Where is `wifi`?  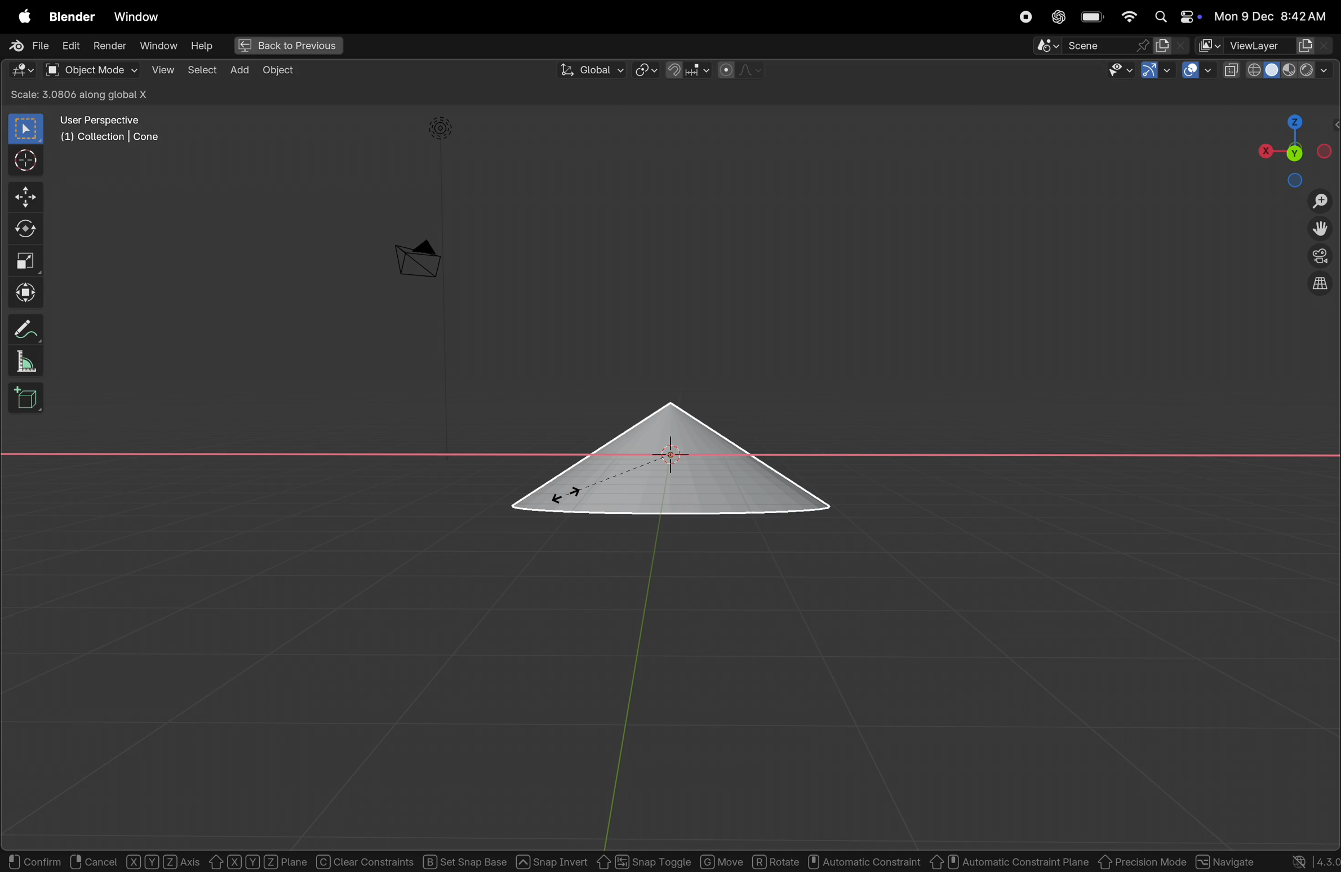
wifi is located at coordinates (1129, 17).